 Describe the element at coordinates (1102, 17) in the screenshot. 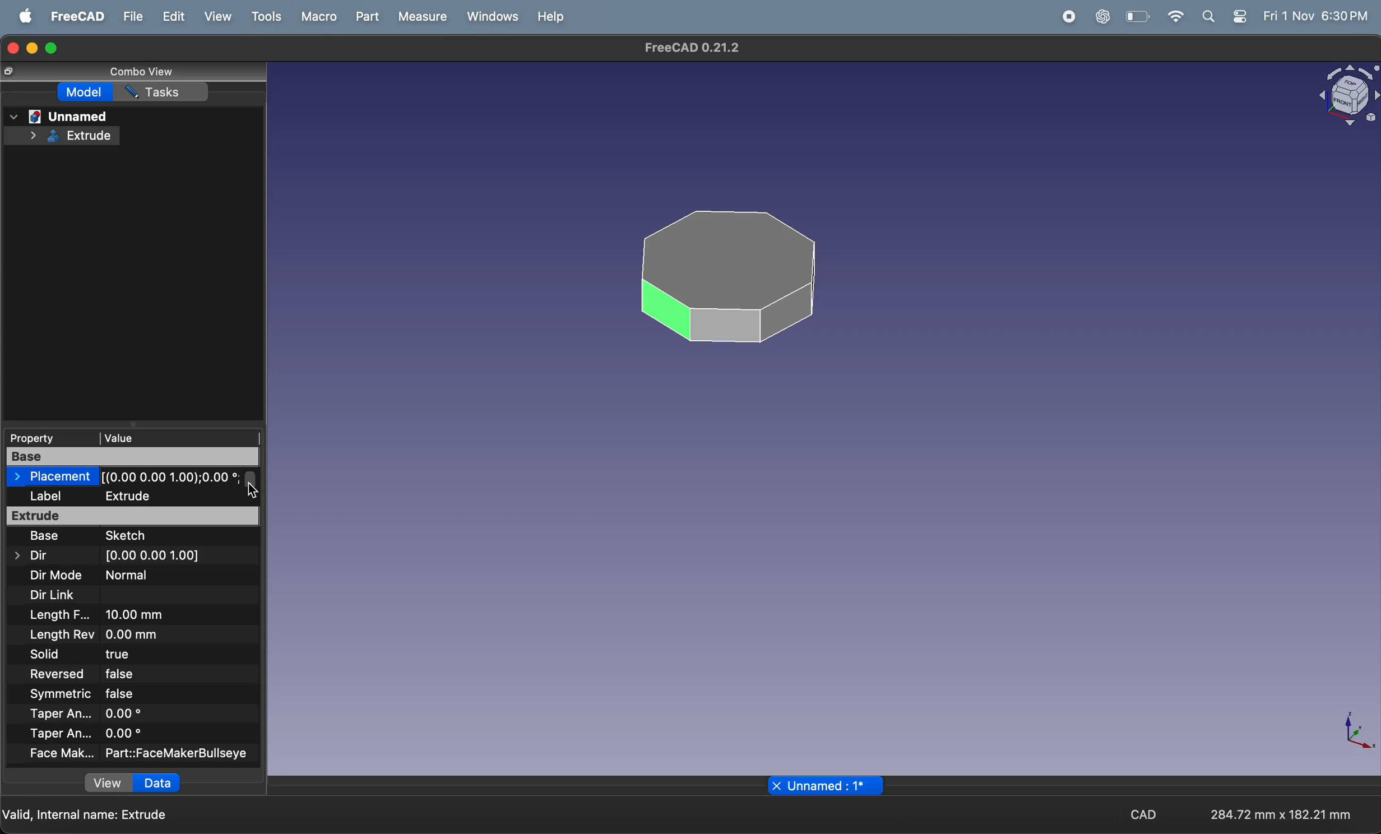

I see `chatgpt` at that location.